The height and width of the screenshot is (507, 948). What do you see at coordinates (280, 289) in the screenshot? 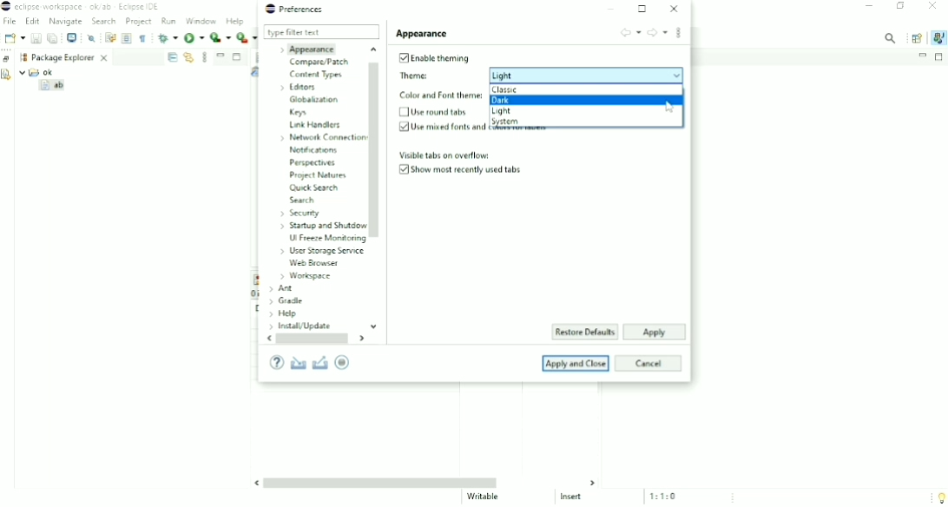
I see `Ant` at bounding box center [280, 289].